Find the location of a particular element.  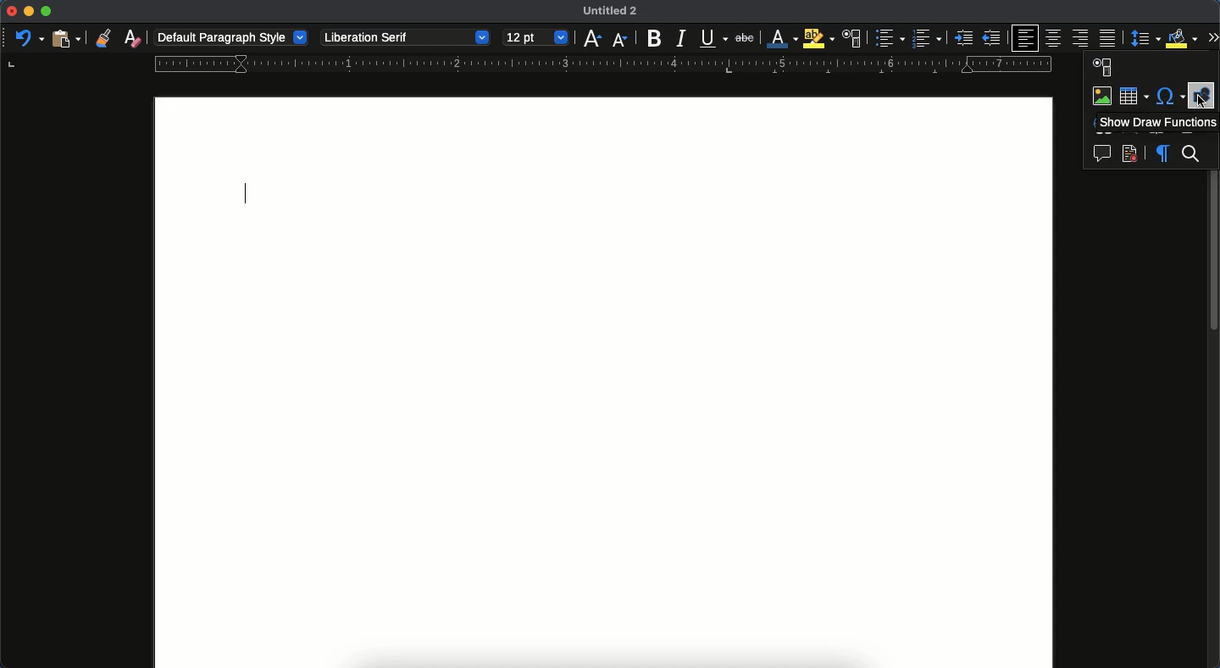

paragraph is located at coordinates (1162, 154).